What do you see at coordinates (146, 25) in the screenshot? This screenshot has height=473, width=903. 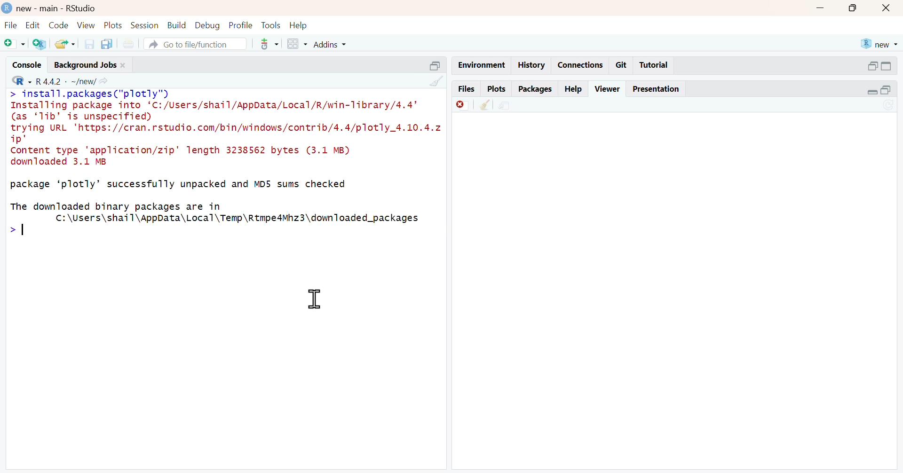 I see `session` at bounding box center [146, 25].